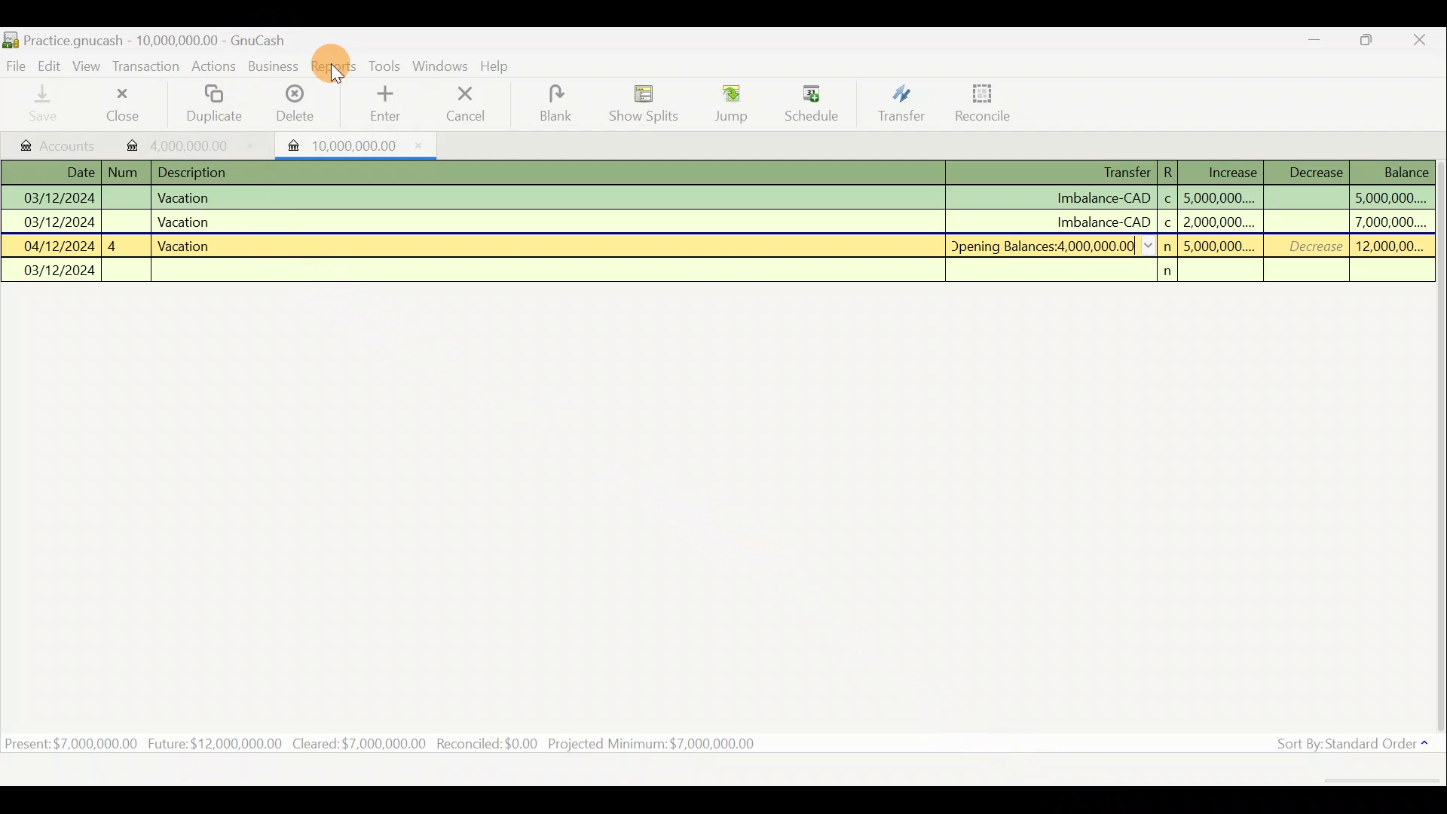 The height and width of the screenshot is (814, 1447). What do you see at coordinates (645, 103) in the screenshot?
I see `Show Splits` at bounding box center [645, 103].